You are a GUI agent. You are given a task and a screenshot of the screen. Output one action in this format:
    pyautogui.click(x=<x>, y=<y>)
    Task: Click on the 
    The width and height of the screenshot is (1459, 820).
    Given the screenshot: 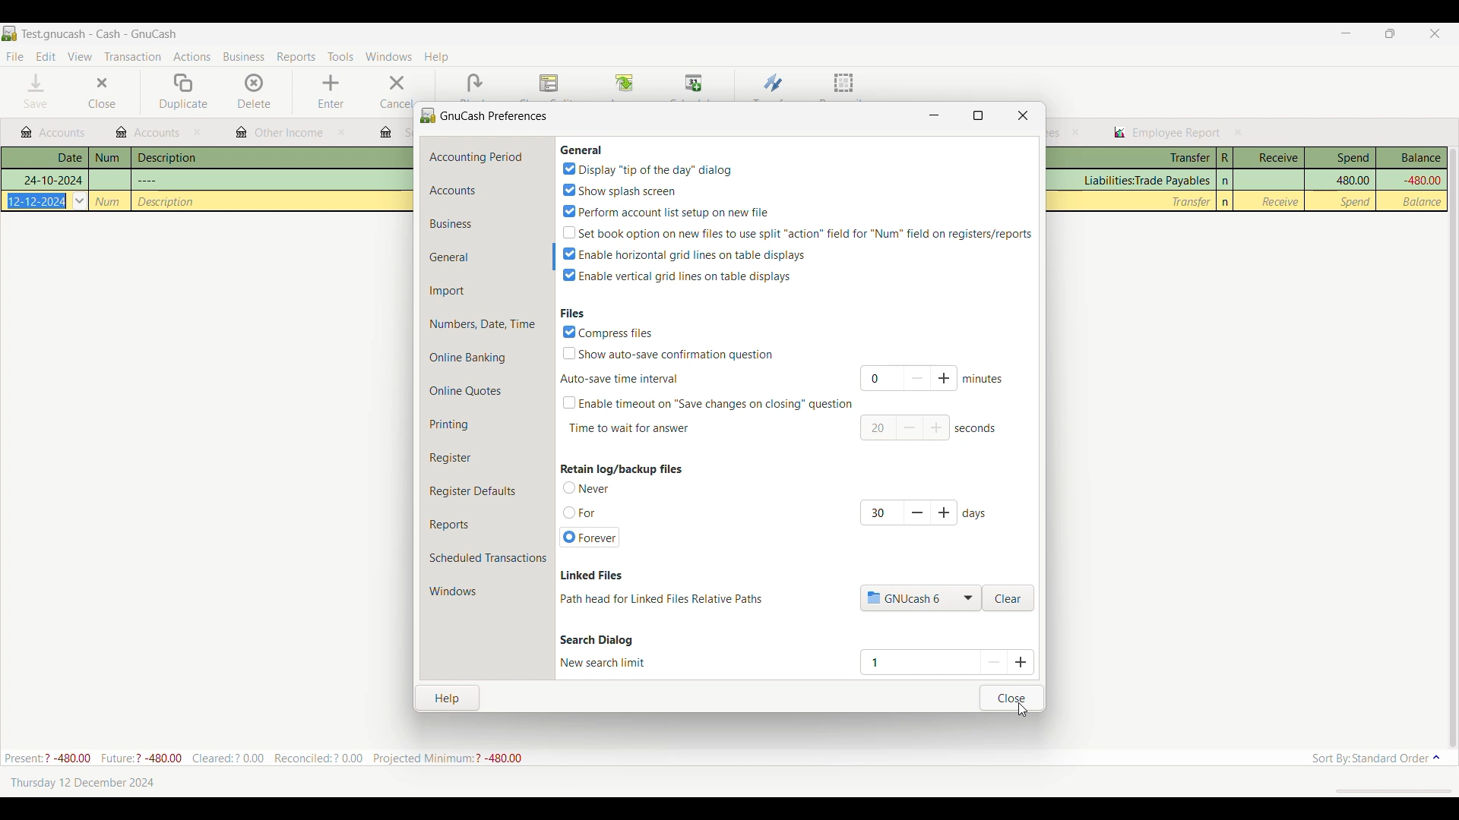 What is the action you would take?
    pyautogui.click(x=52, y=180)
    